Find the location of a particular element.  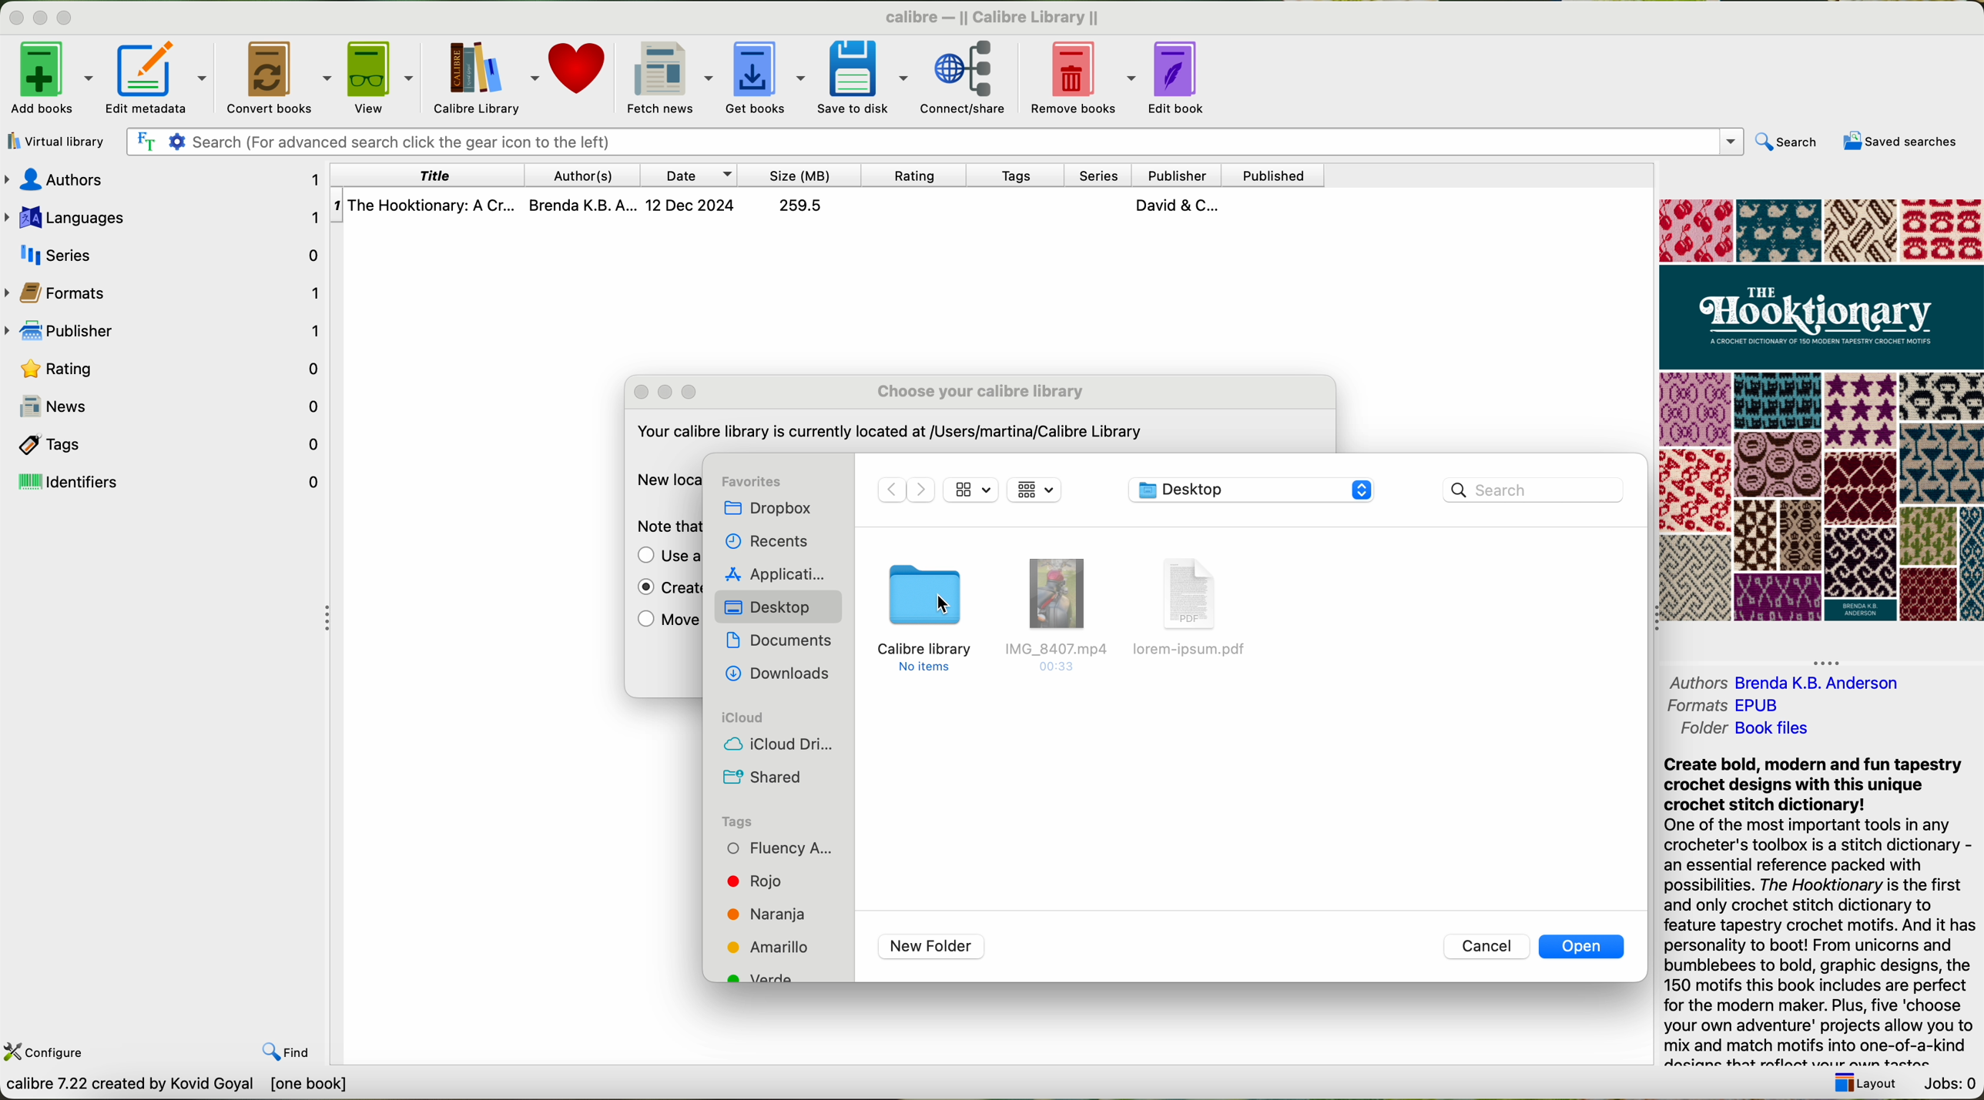

cover book preview is located at coordinates (1819, 411).